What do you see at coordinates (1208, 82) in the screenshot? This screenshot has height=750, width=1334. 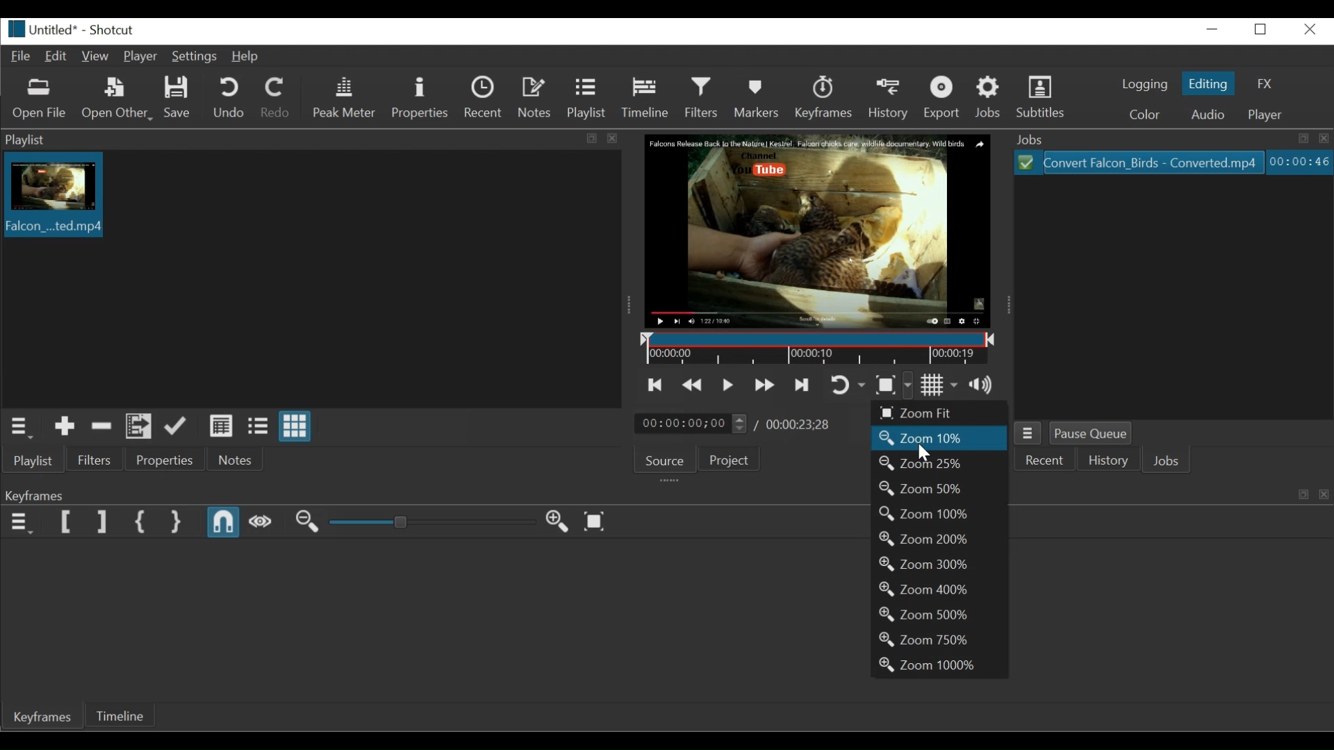 I see `Editing` at bounding box center [1208, 82].